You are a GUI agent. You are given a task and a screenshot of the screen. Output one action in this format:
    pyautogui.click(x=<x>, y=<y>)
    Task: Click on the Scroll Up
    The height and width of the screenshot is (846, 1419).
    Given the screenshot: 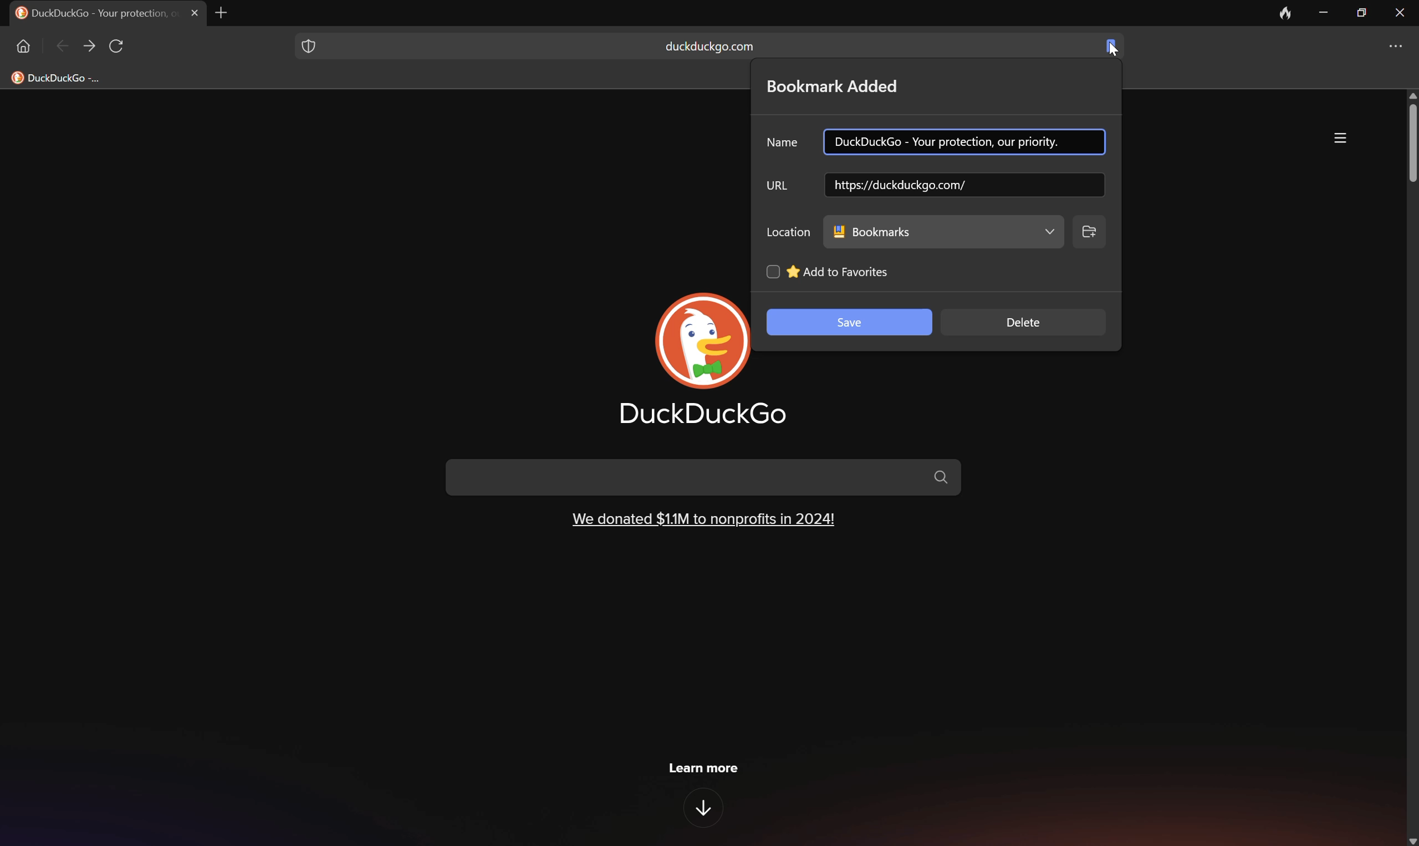 What is the action you would take?
    pyautogui.click(x=1410, y=94)
    